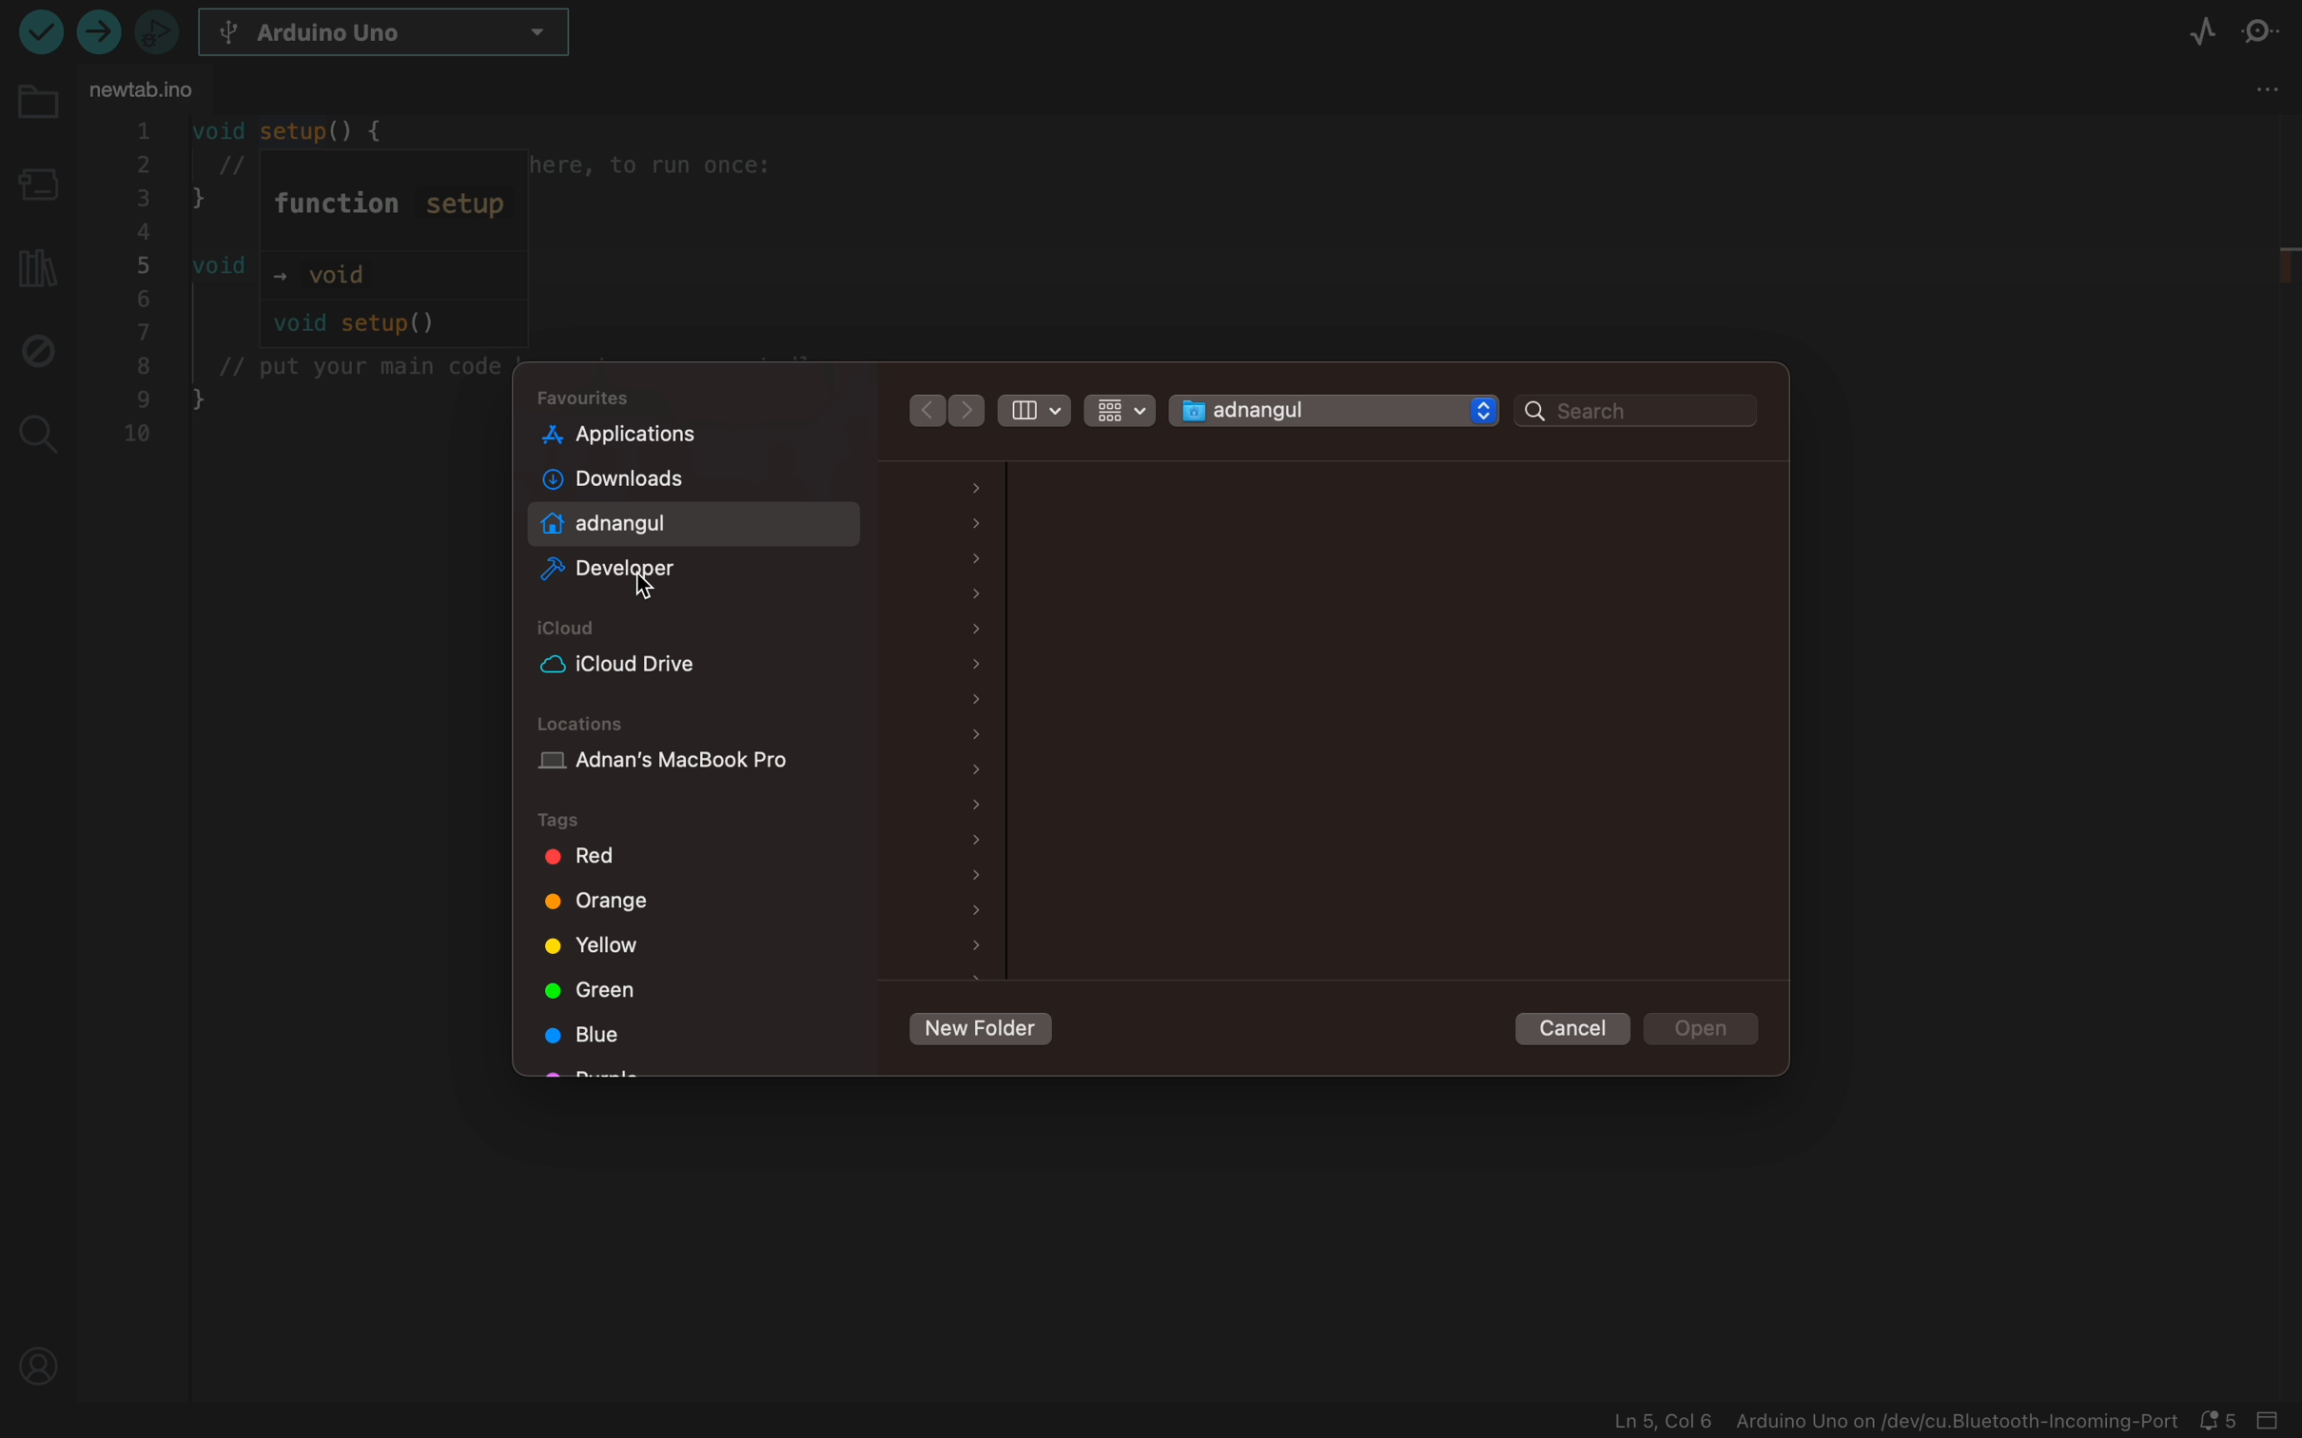  What do you see at coordinates (41, 1367) in the screenshot?
I see `profile` at bounding box center [41, 1367].